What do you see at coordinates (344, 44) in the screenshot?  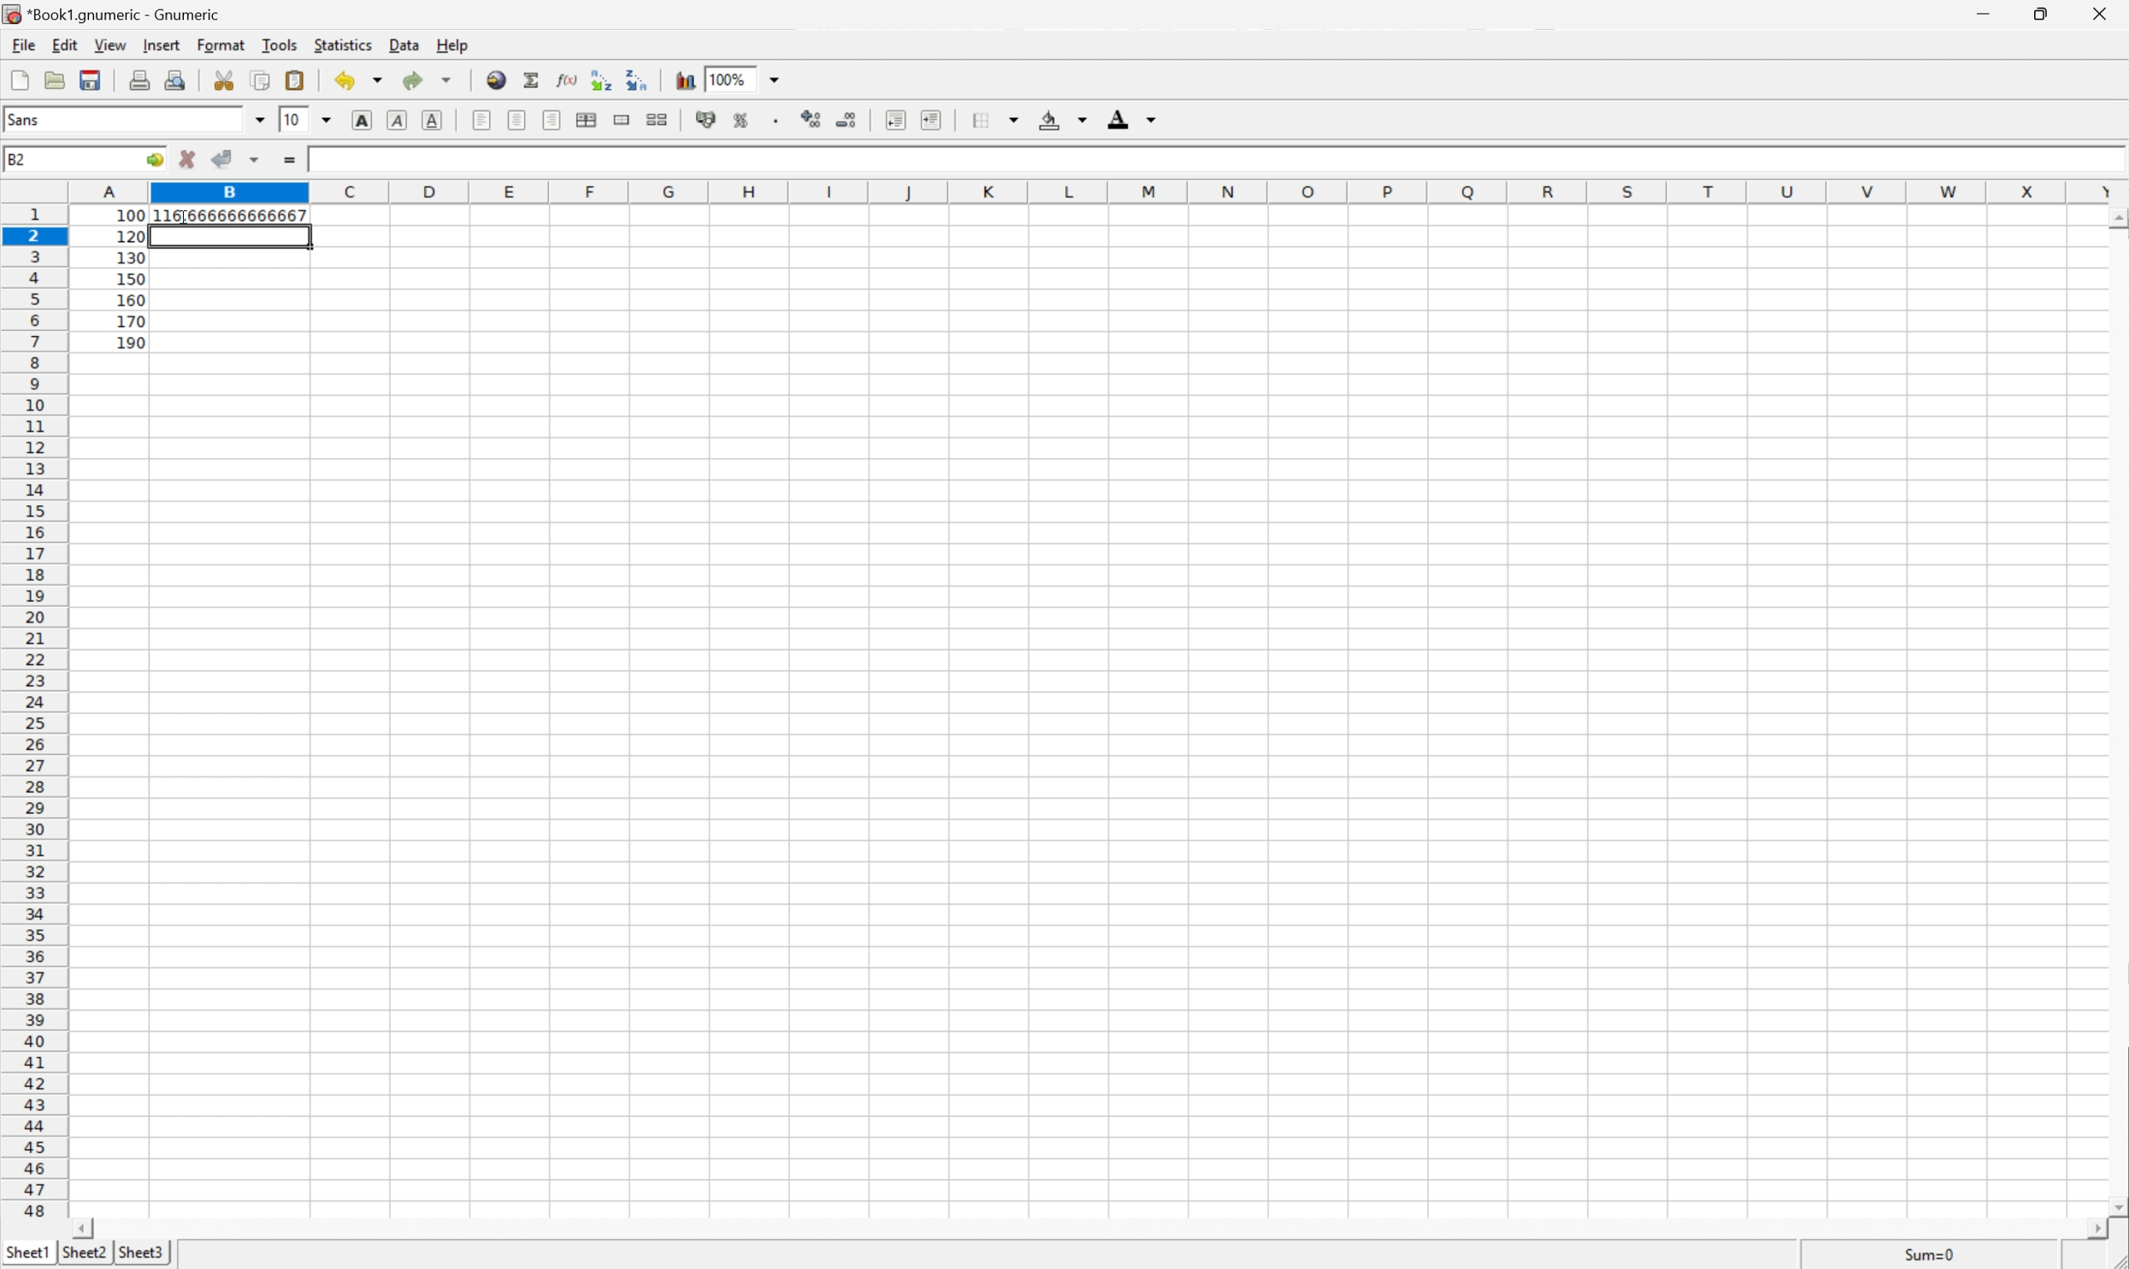 I see `Statistics` at bounding box center [344, 44].